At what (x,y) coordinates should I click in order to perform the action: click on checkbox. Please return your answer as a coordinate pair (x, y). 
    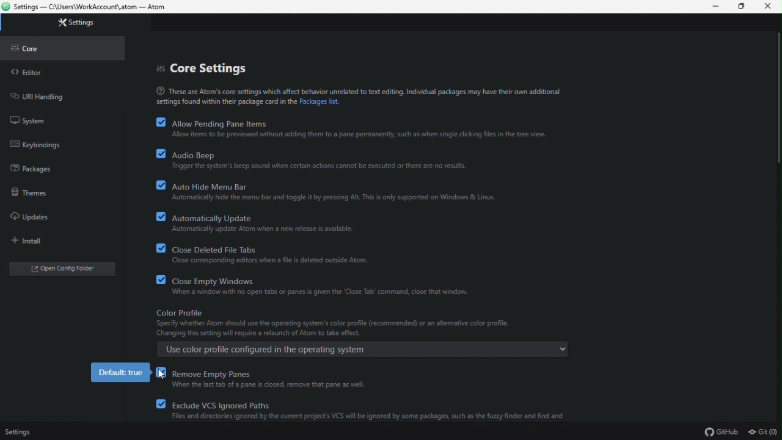
    Looking at the image, I should click on (155, 122).